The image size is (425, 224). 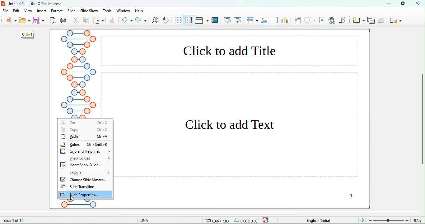 I want to click on minimize, so click(x=389, y=3).